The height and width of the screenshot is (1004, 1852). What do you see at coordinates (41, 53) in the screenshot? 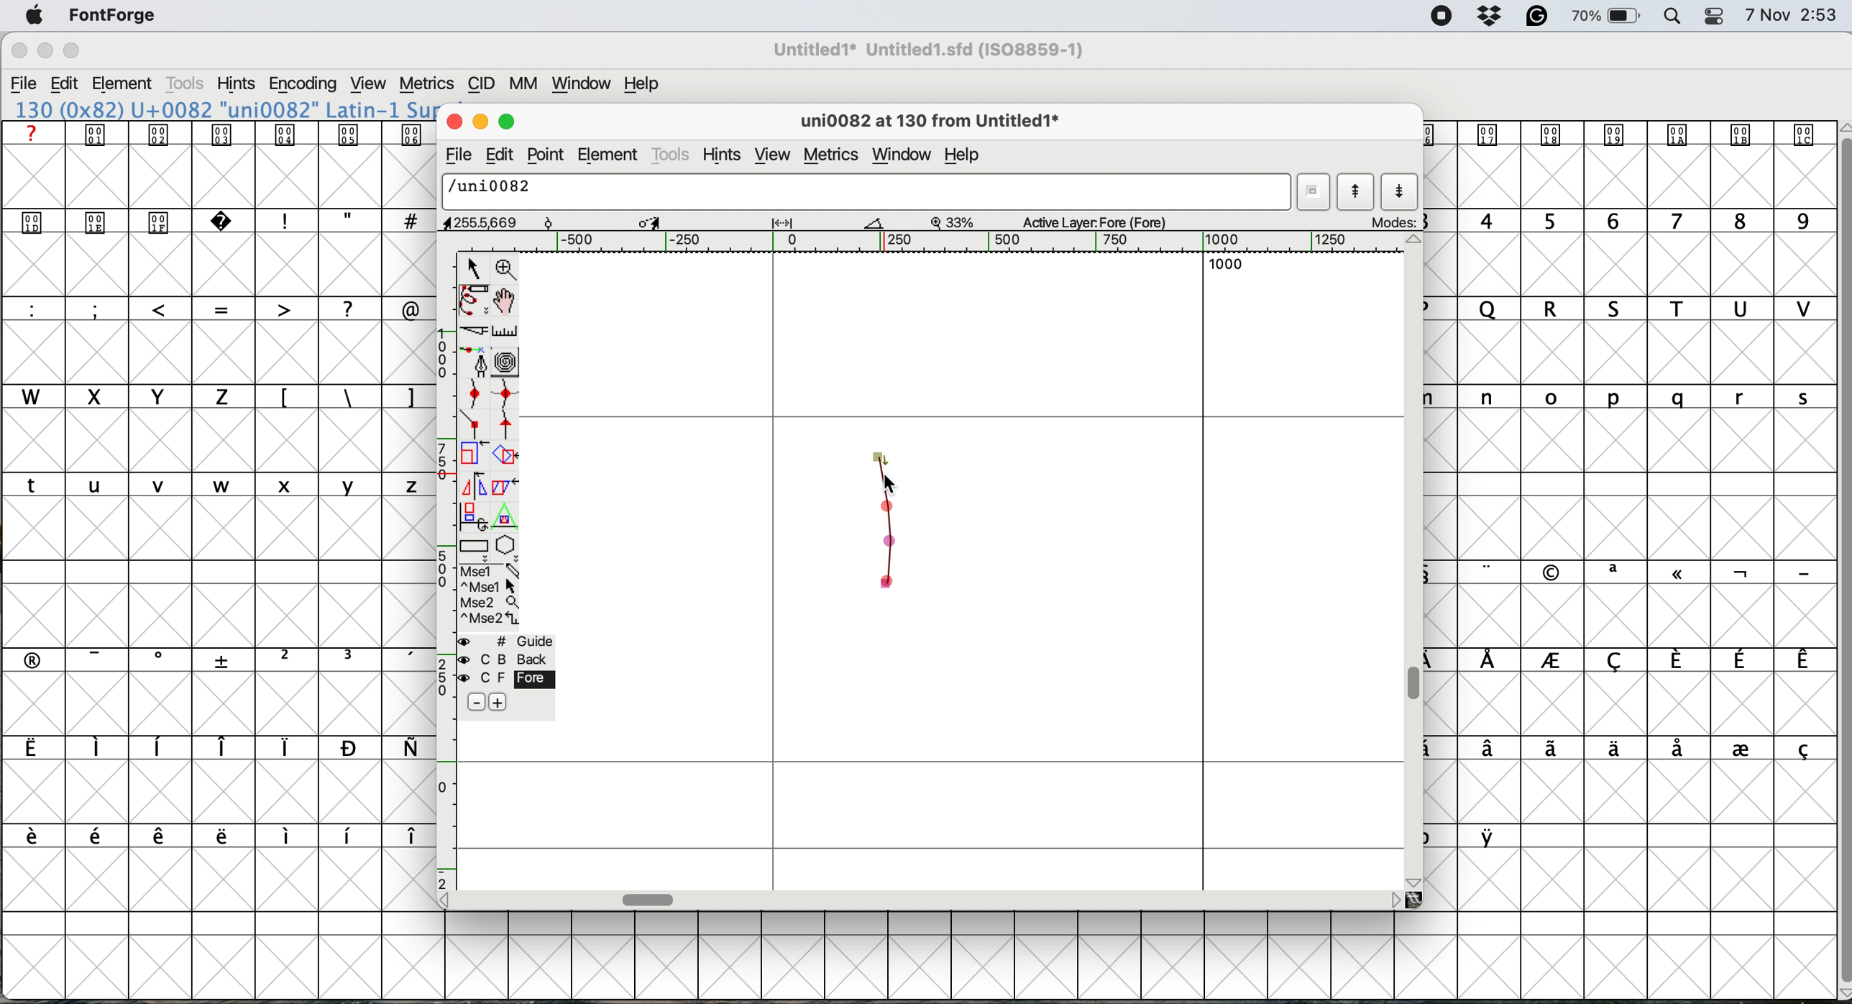
I see `minimise` at bounding box center [41, 53].